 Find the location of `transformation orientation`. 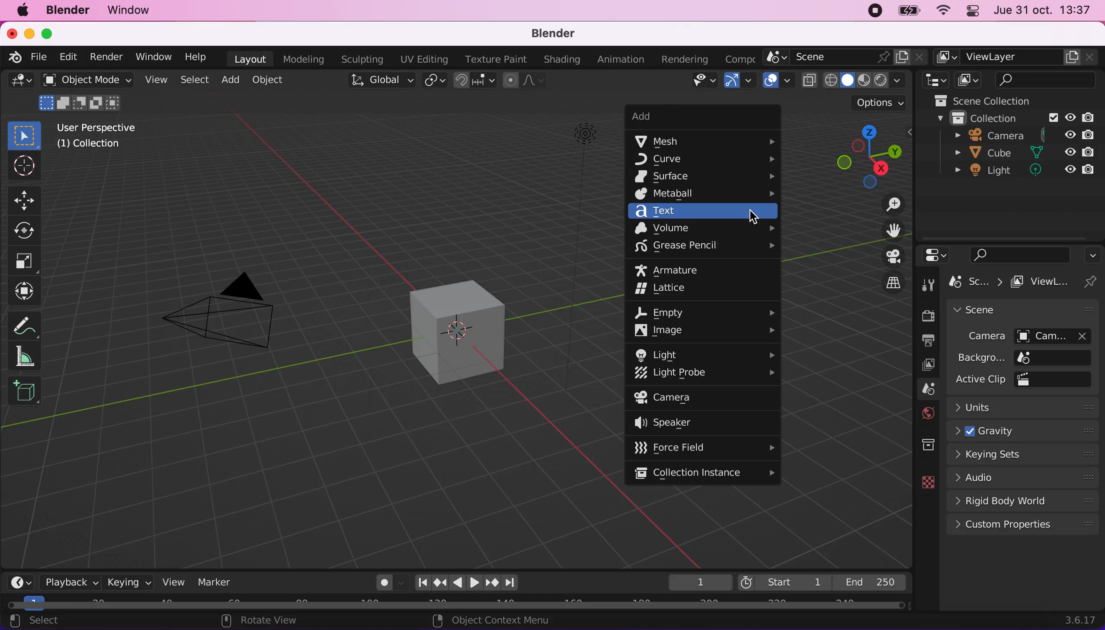

transformation orientation is located at coordinates (377, 83).